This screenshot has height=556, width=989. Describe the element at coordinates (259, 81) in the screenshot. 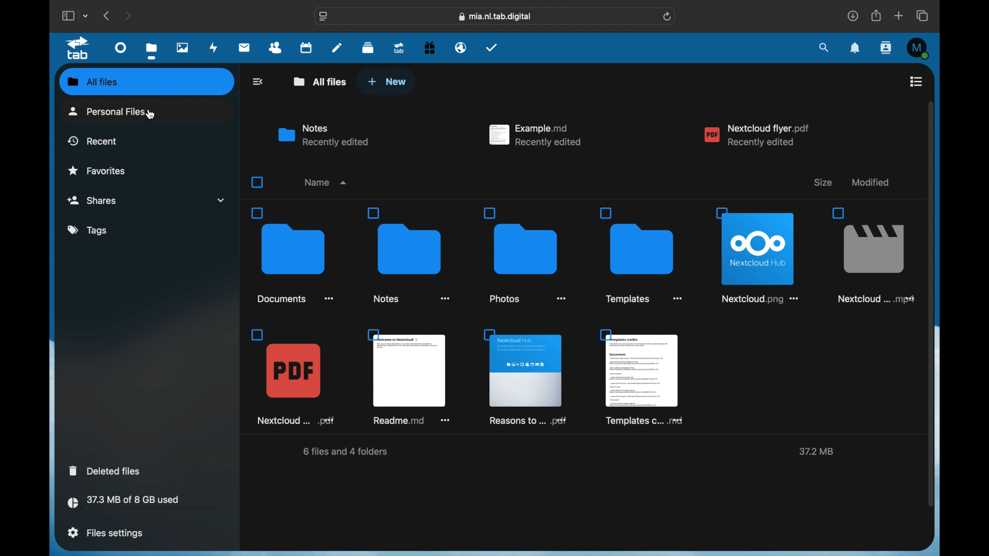

I see `back` at that location.